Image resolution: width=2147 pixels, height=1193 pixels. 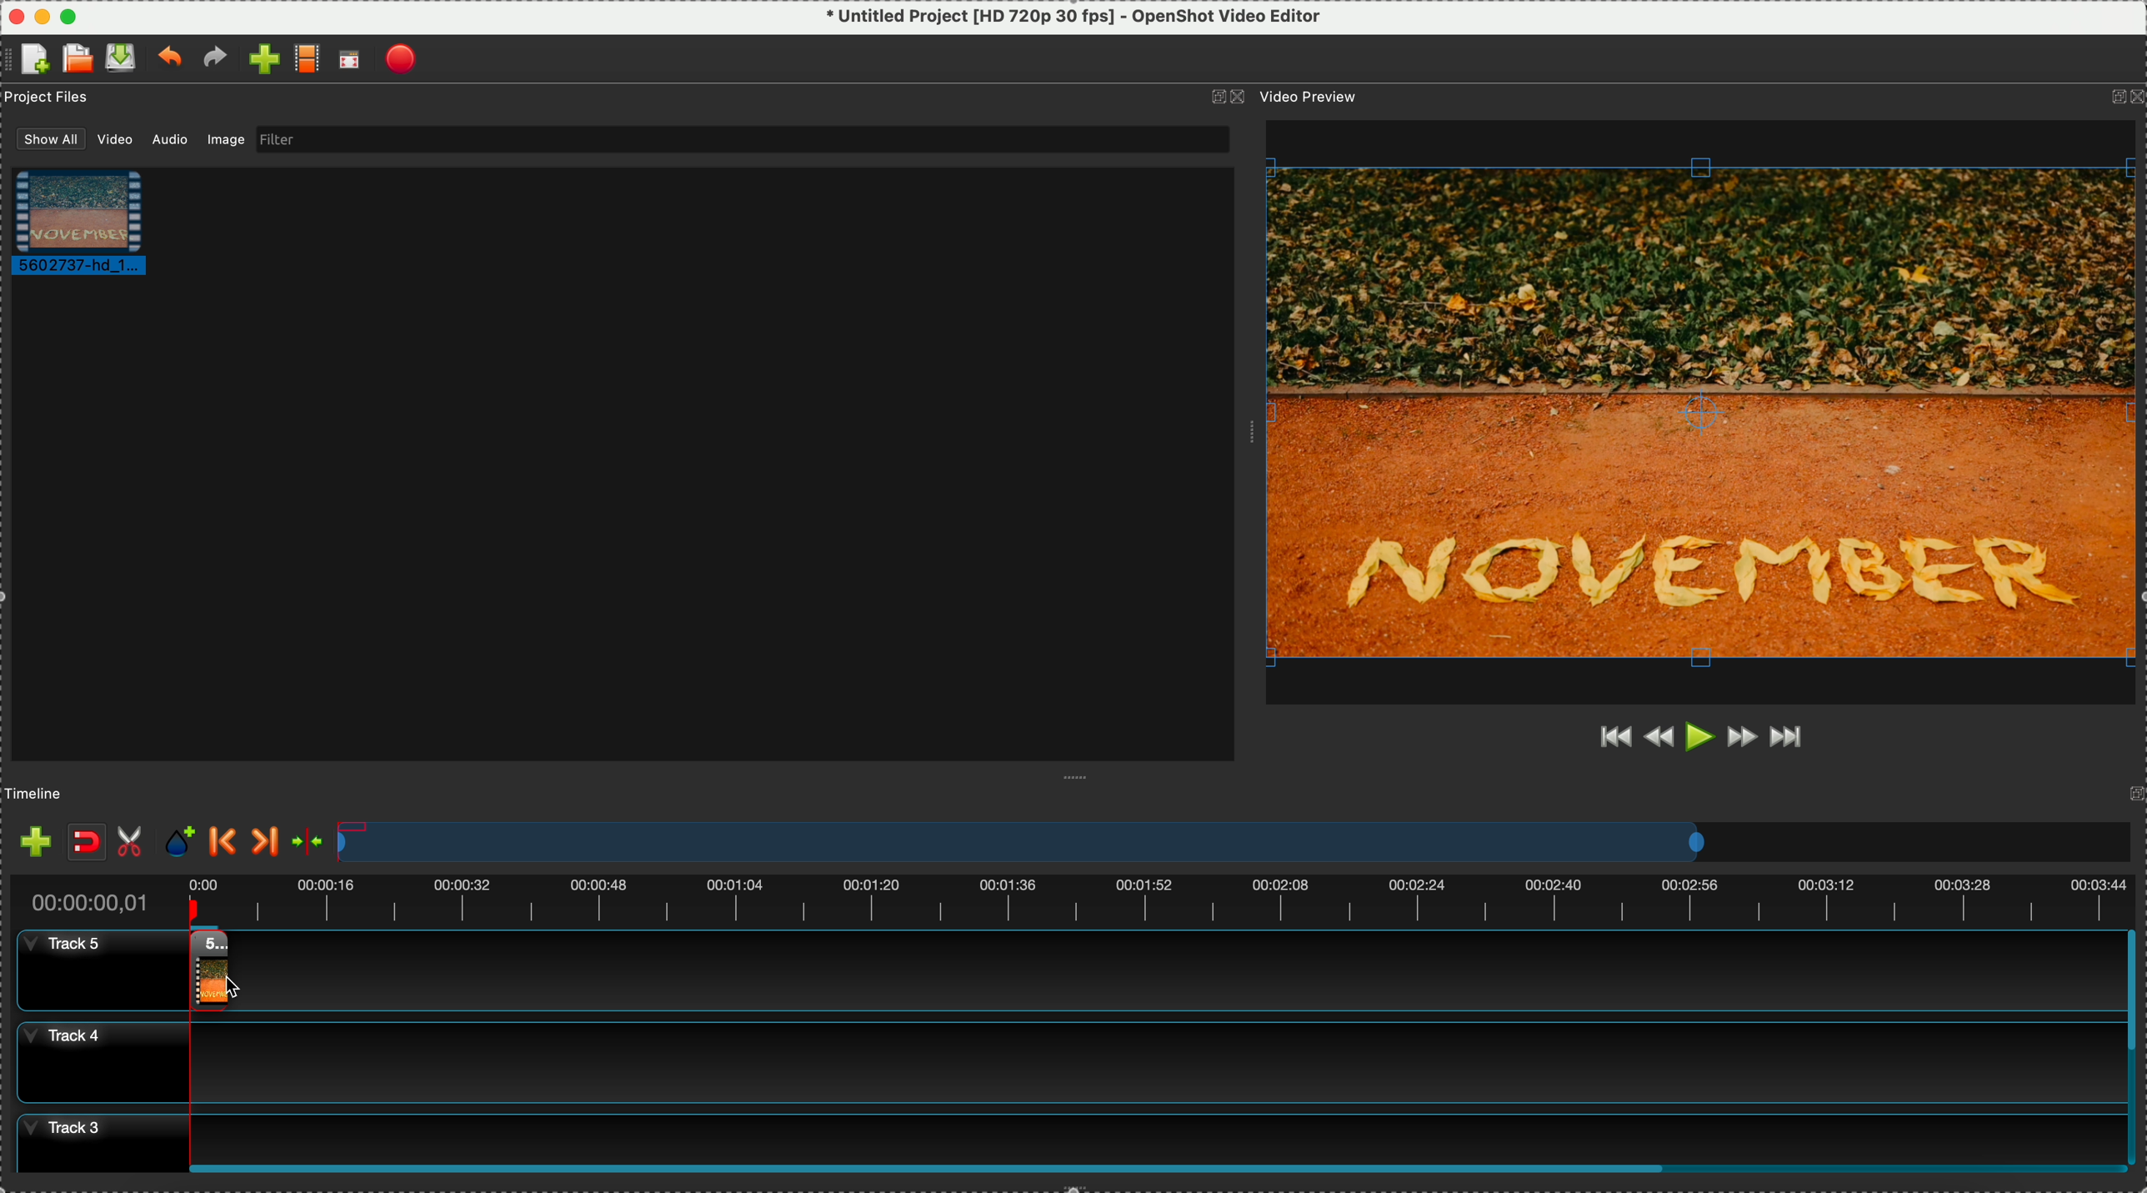 What do you see at coordinates (122, 57) in the screenshot?
I see `save file` at bounding box center [122, 57].